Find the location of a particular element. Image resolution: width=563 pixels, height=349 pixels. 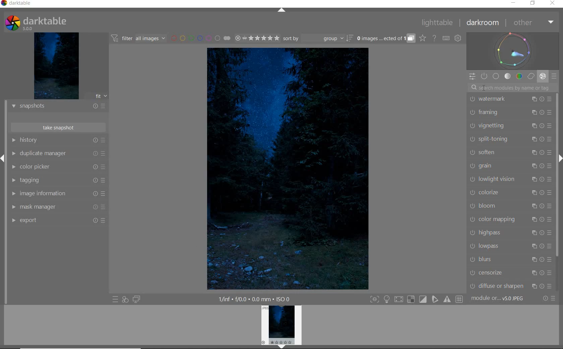

RESET OR PRESETS & PREFERENCES is located at coordinates (550, 299).